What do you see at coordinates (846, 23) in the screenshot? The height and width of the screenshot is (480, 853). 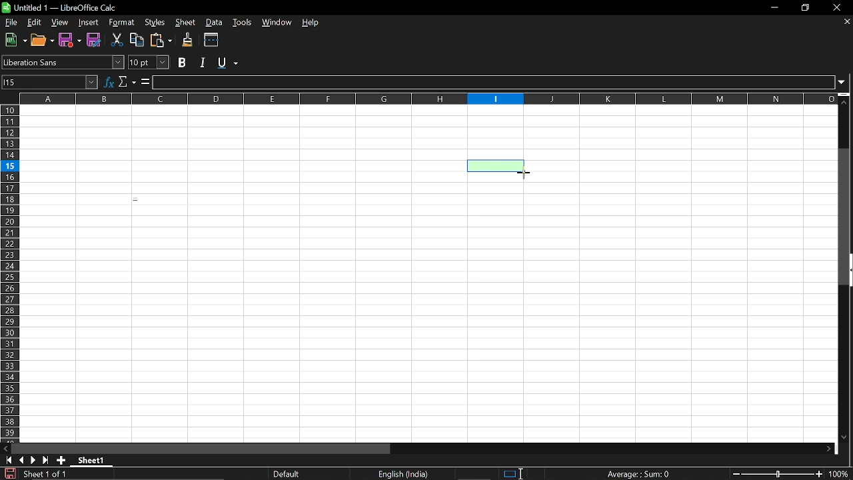 I see `Close sheets` at bounding box center [846, 23].